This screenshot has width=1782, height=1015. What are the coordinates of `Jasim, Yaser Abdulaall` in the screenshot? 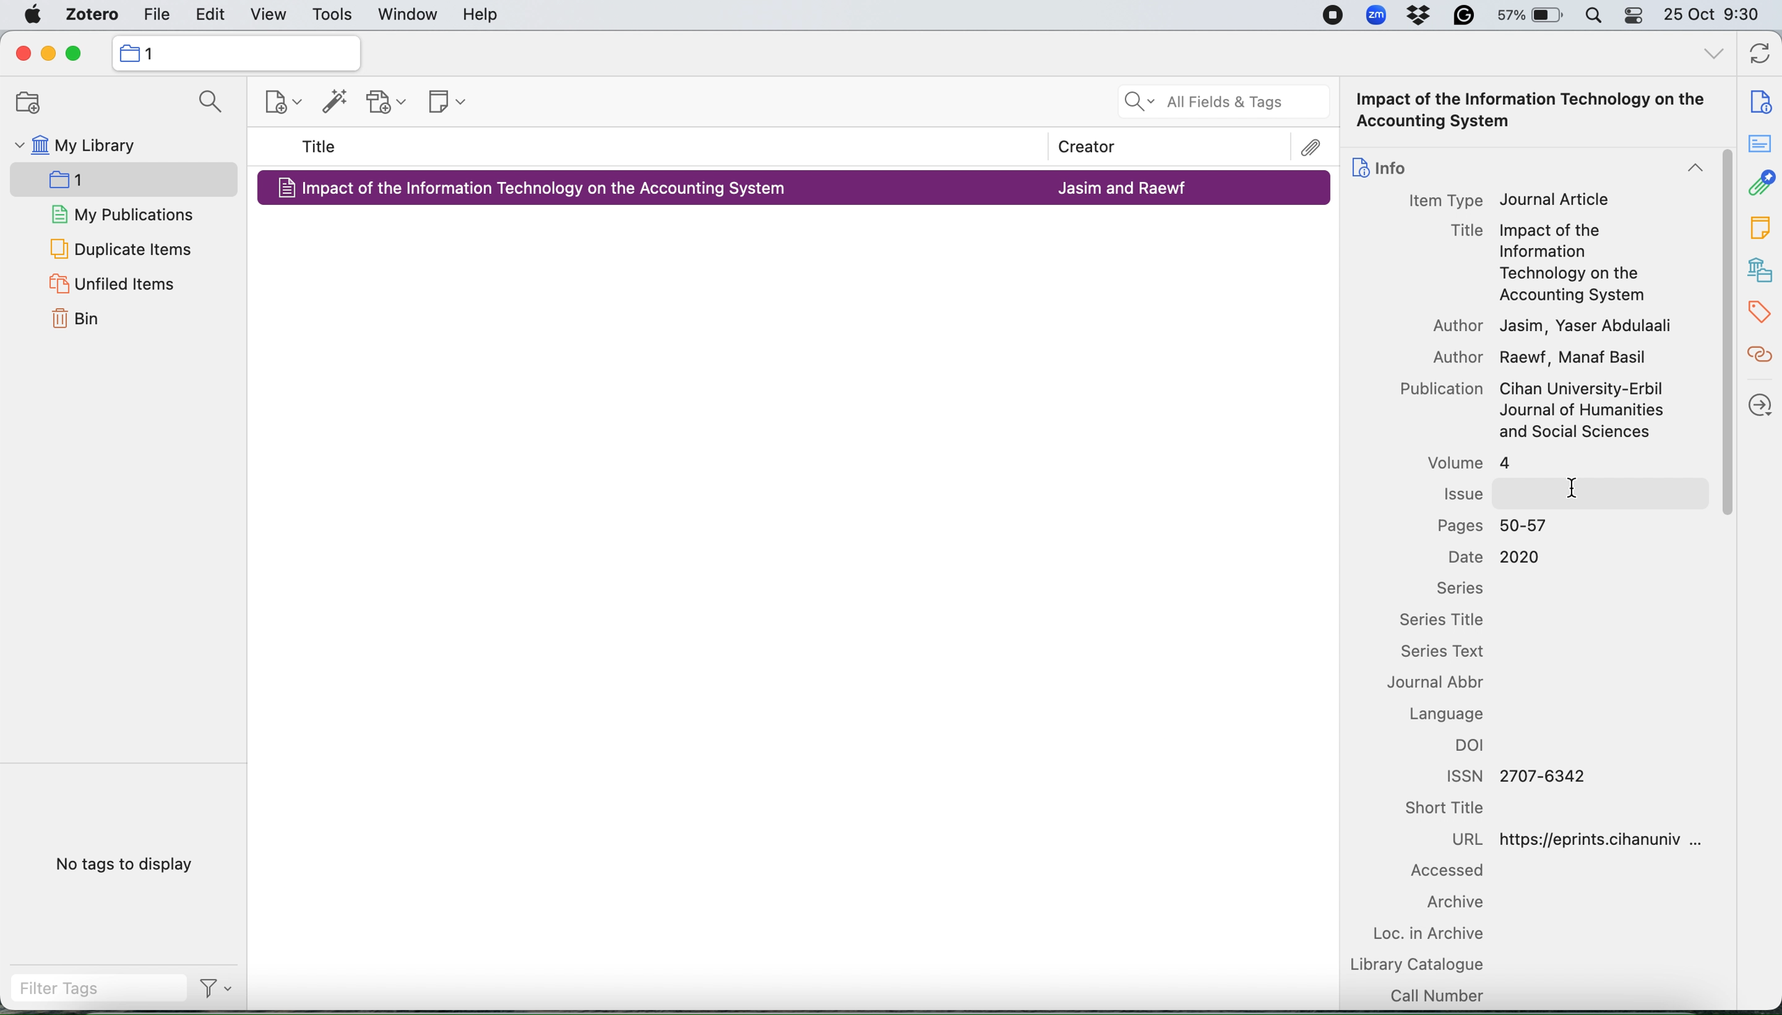 It's located at (1585, 326).